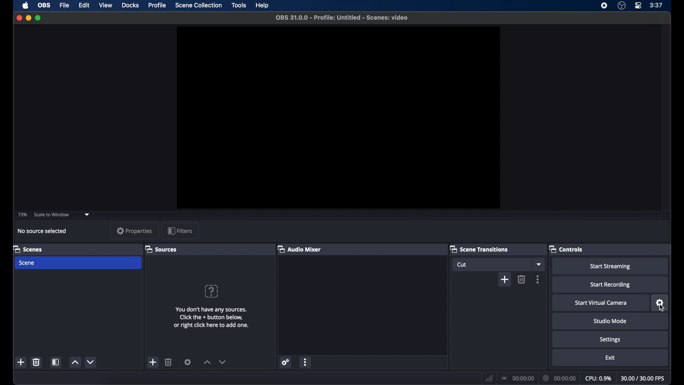  What do you see at coordinates (27, 263) in the screenshot?
I see `scene` at bounding box center [27, 263].